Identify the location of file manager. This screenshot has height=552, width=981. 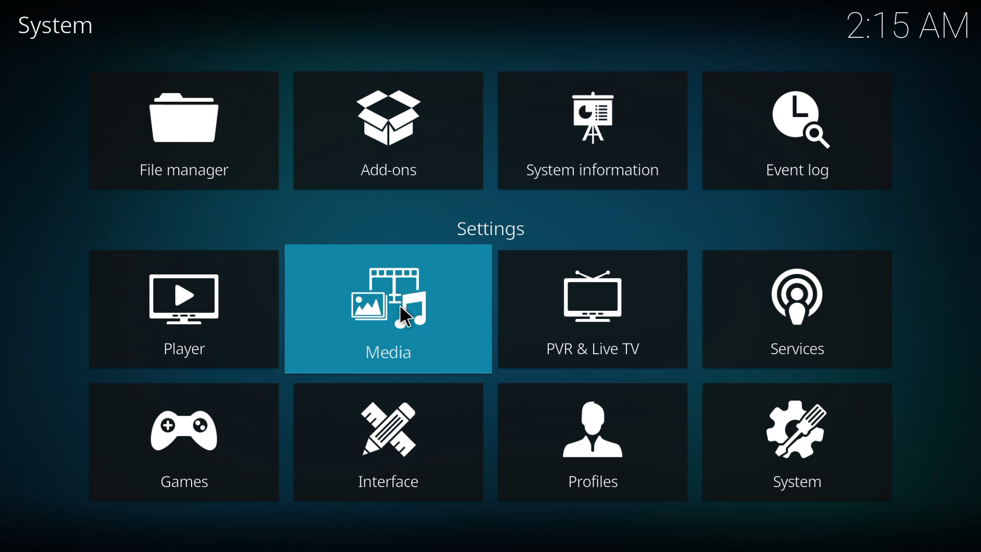
(184, 132).